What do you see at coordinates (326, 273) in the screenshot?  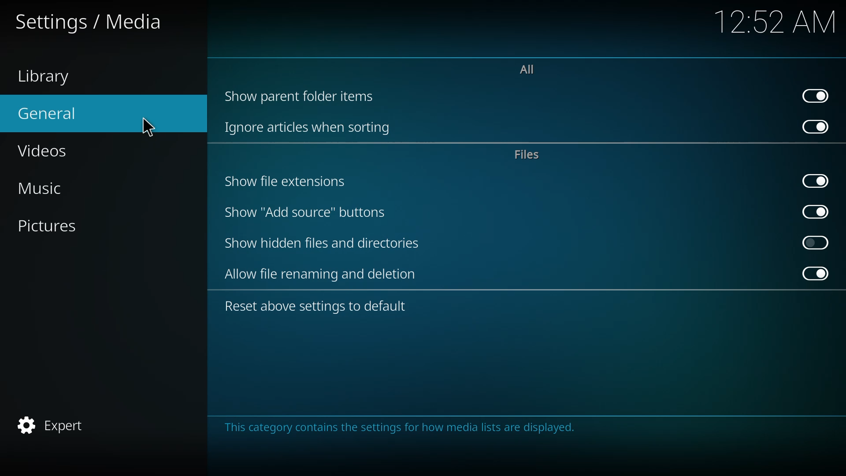 I see `allow file renaming and deletion` at bounding box center [326, 273].